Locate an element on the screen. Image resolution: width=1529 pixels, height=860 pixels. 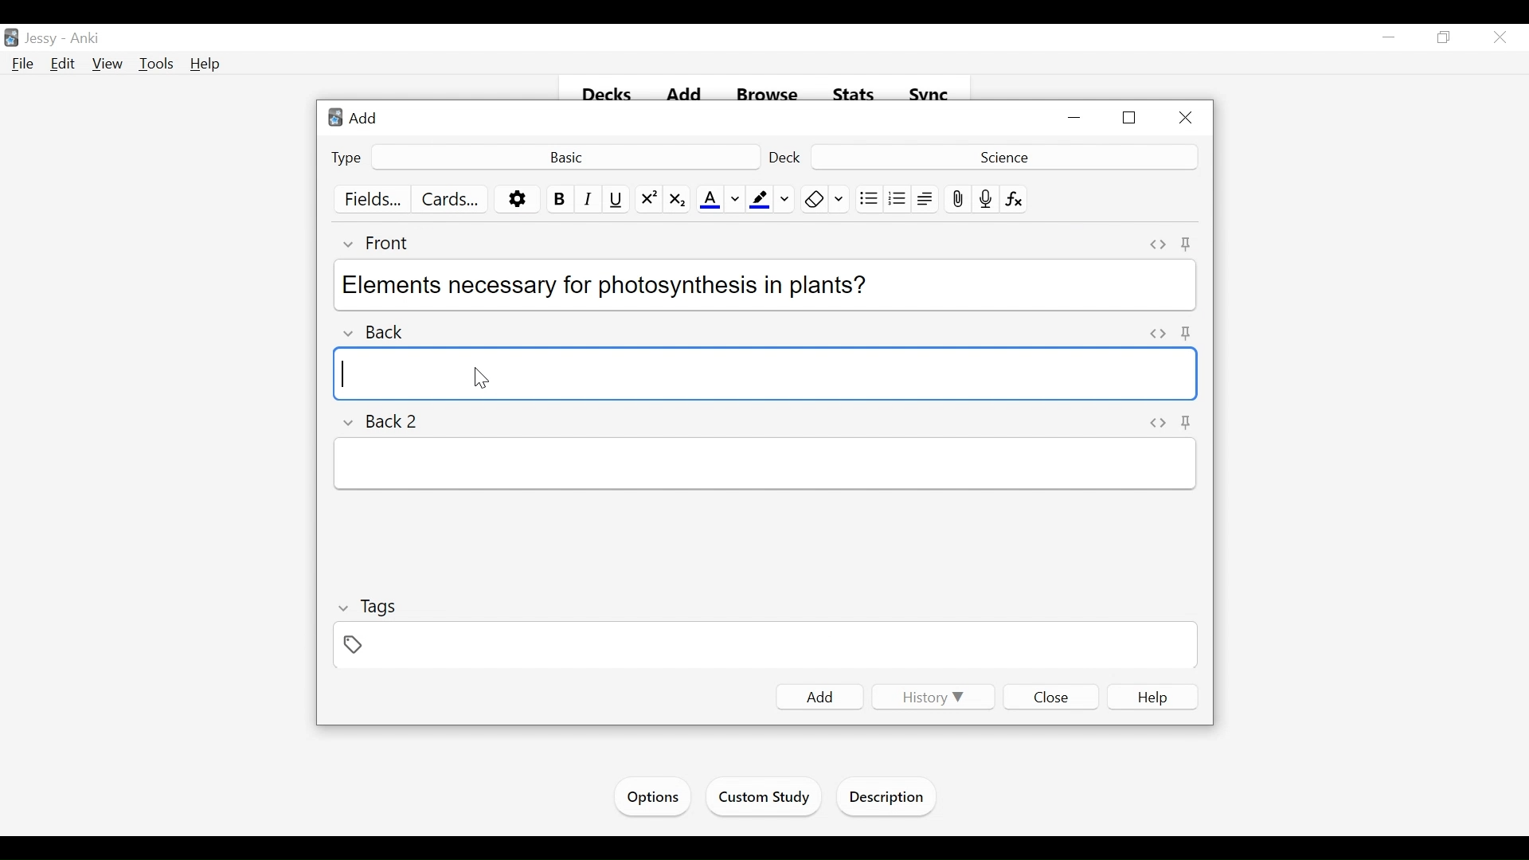
Toggle HTML Editor is located at coordinates (1158, 421).